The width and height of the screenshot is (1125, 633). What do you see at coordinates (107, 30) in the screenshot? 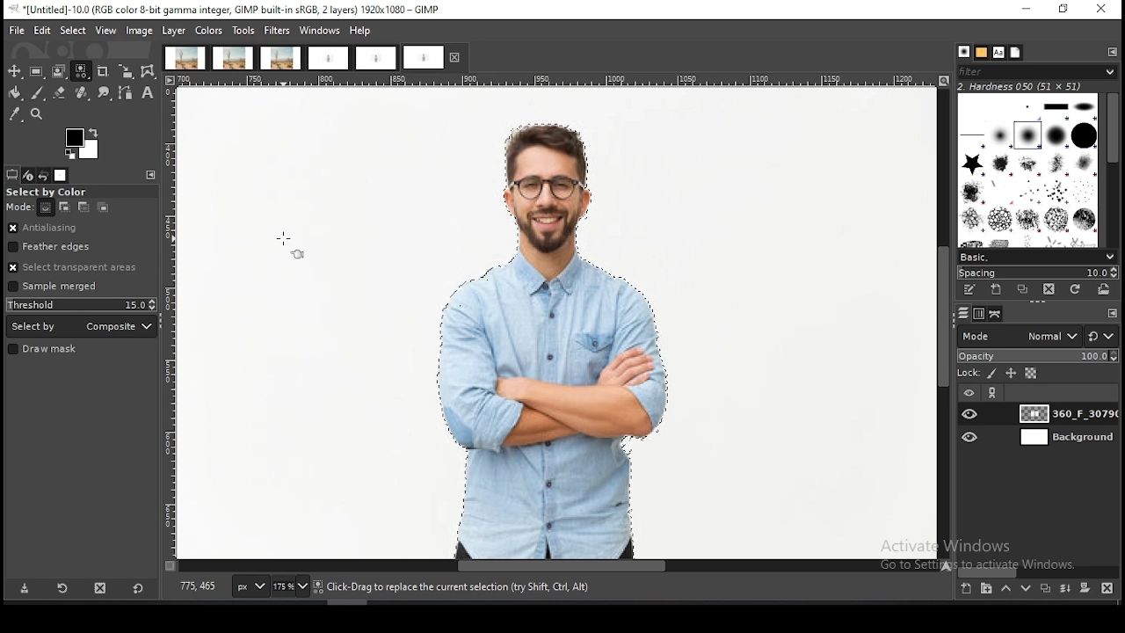
I see `view` at bounding box center [107, 30].